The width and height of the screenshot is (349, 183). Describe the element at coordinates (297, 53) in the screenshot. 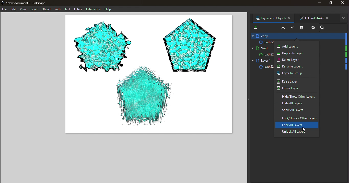

I see `Duplicate layer` at that location.